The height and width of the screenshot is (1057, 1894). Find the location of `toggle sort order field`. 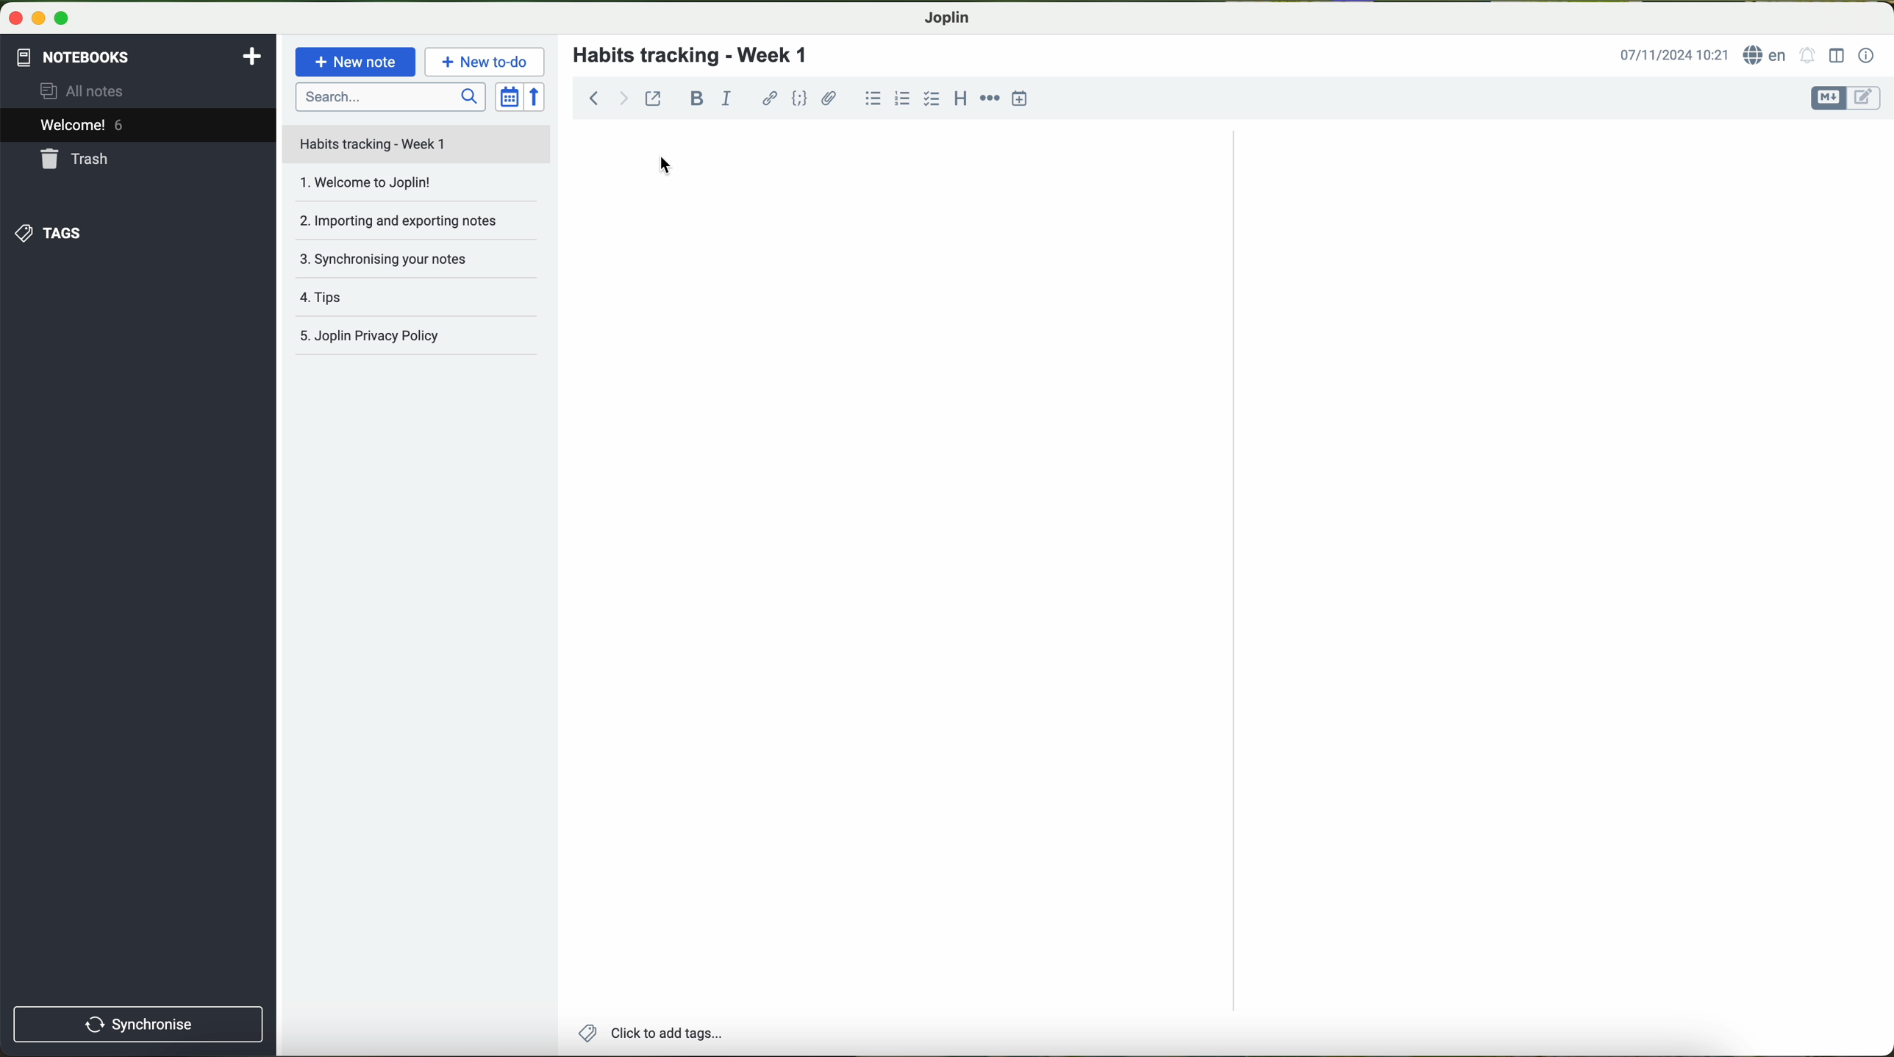

toggle sort order field is located at coordinates (509, 96).